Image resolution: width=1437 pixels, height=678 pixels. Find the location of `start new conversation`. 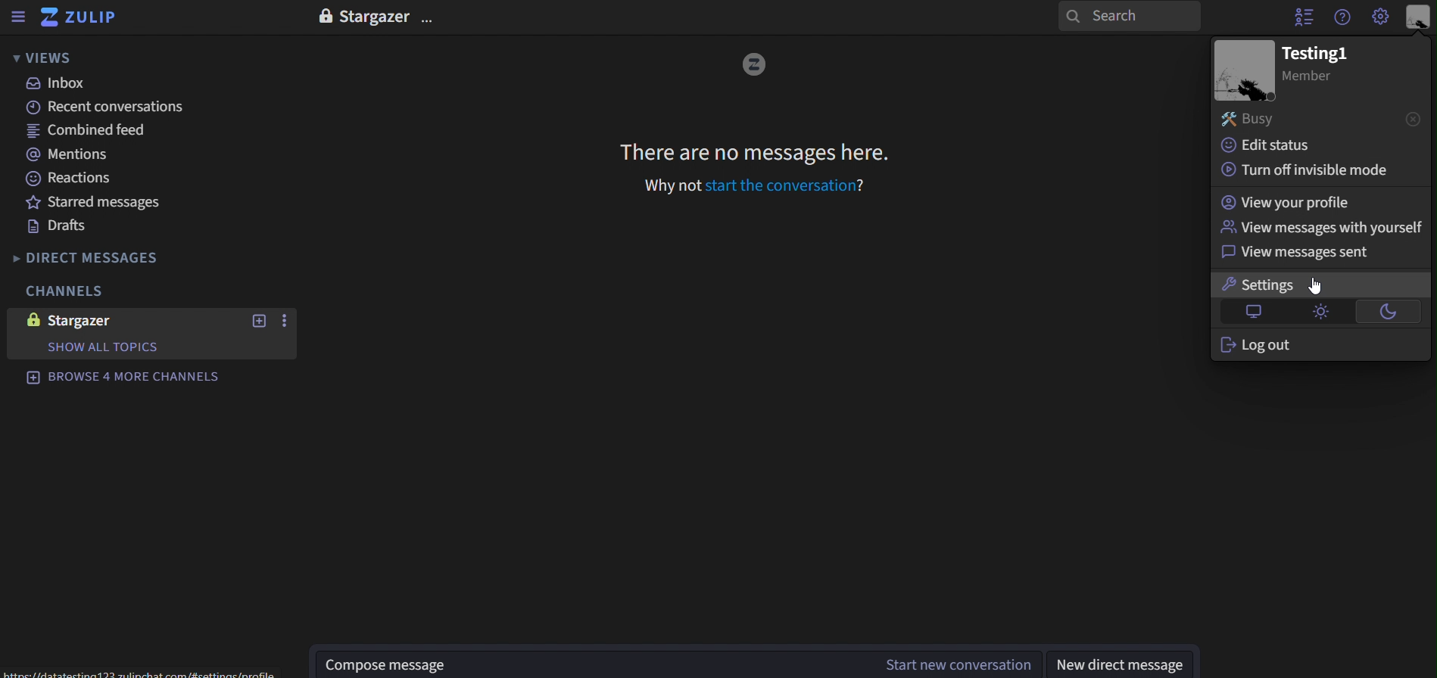

start new conversation is located at coordinates (597, 663).